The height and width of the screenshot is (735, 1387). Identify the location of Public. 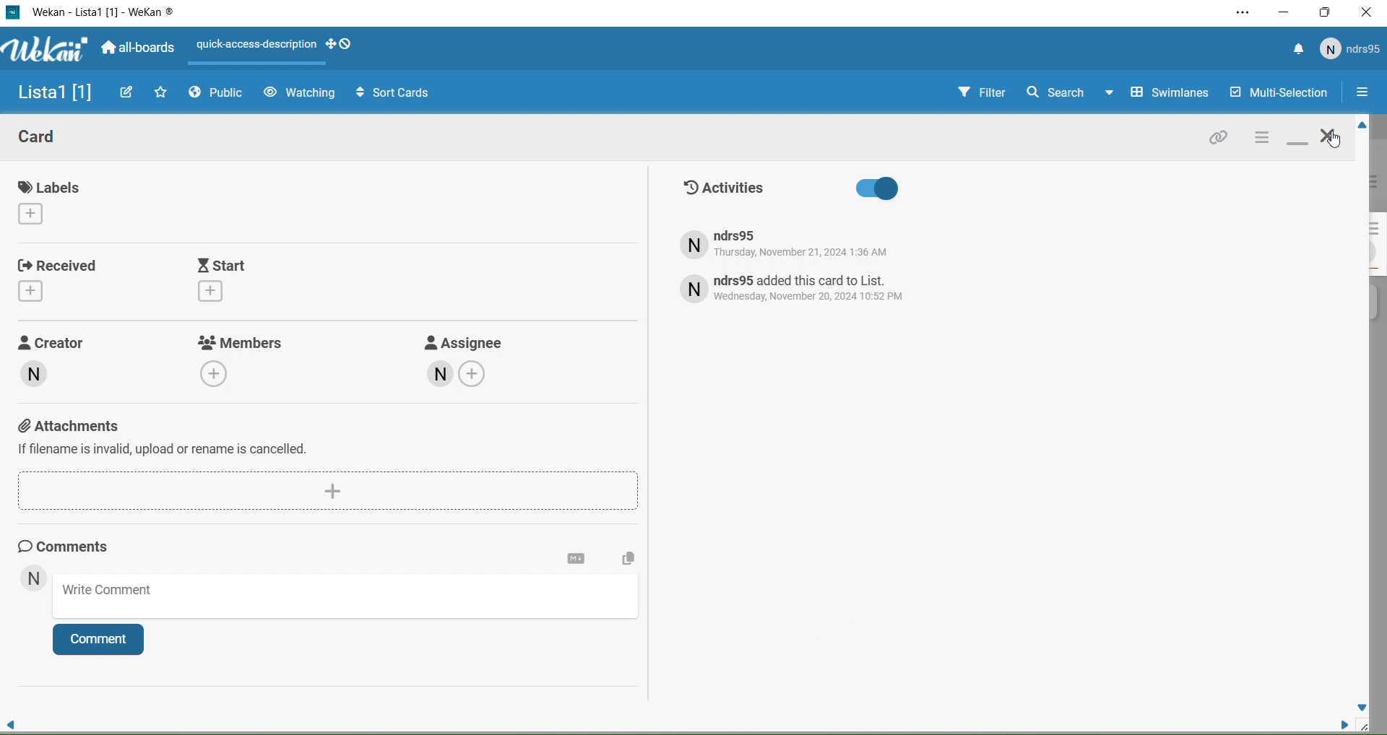
(220, 95).